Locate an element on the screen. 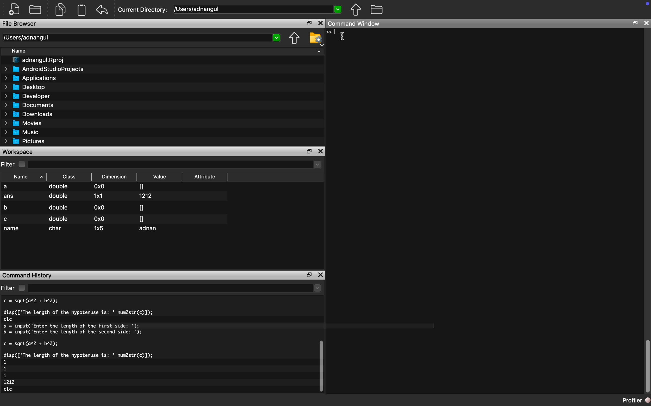 The image size is (651, 406). 0x0 is located at coordinates (98, 219).